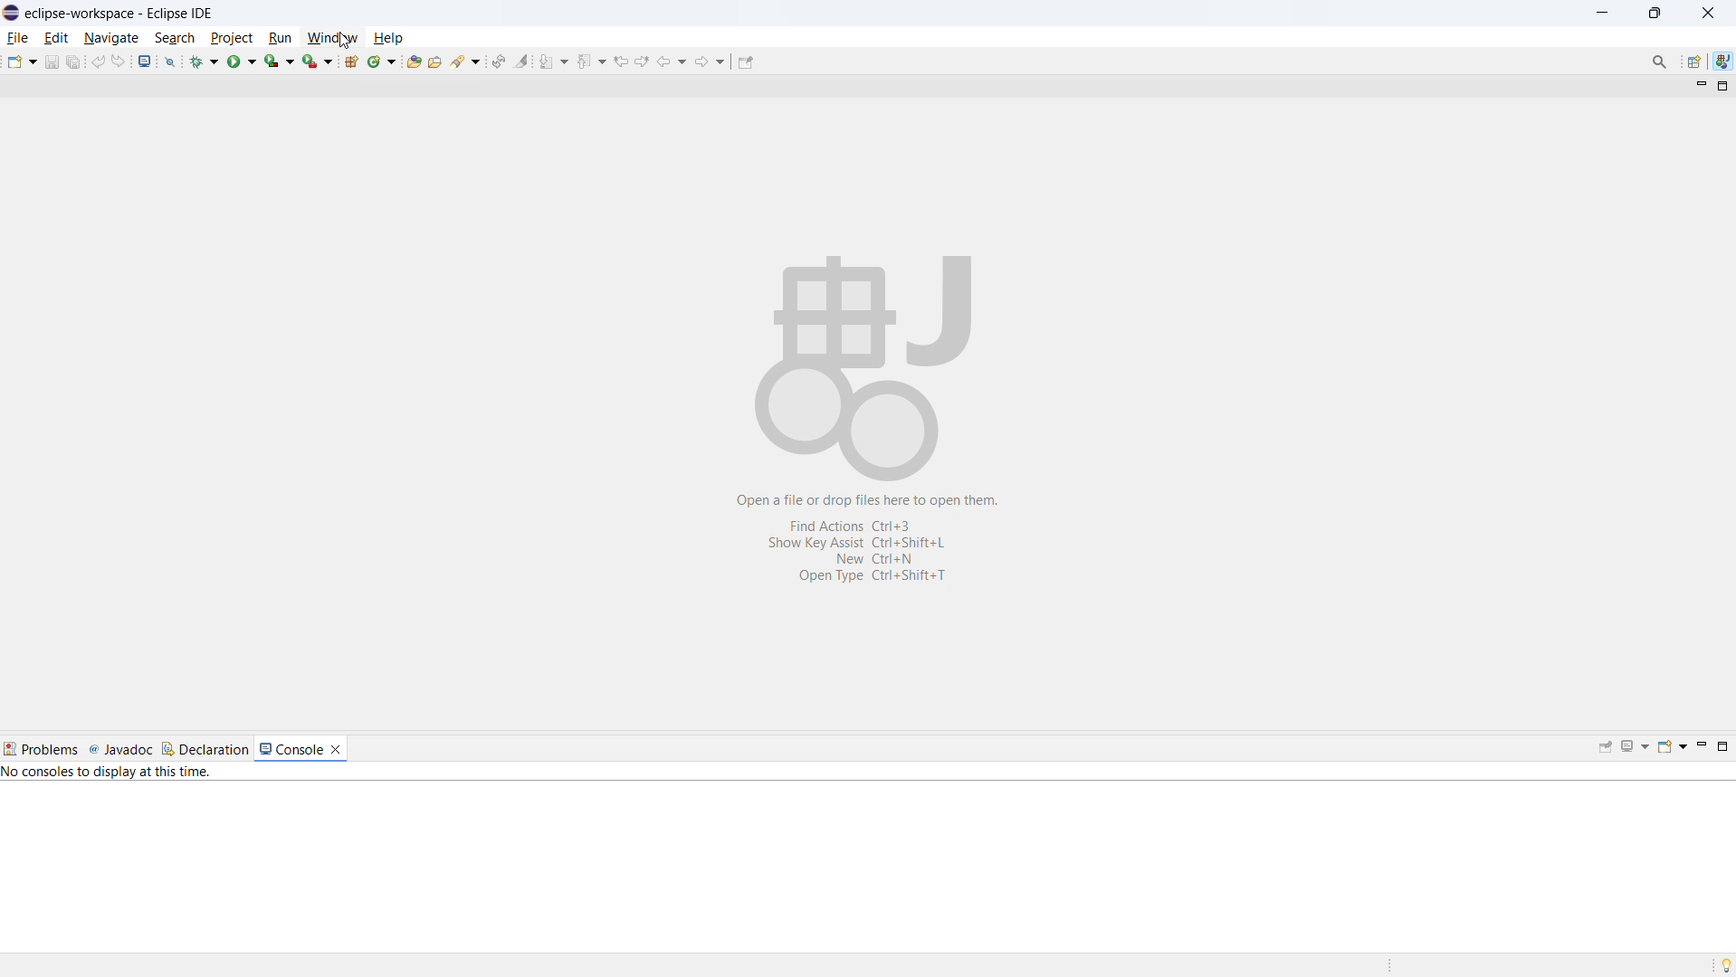 The width and height of the screenshot is (1736, 977). I want to click on open perspective, so click(1693, 62).